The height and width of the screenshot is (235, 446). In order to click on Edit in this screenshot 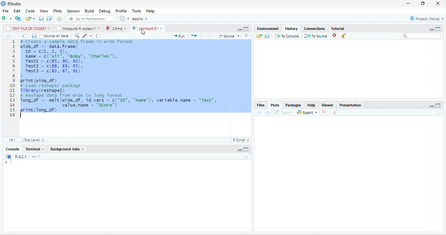, I will do `click(17, 11)`.